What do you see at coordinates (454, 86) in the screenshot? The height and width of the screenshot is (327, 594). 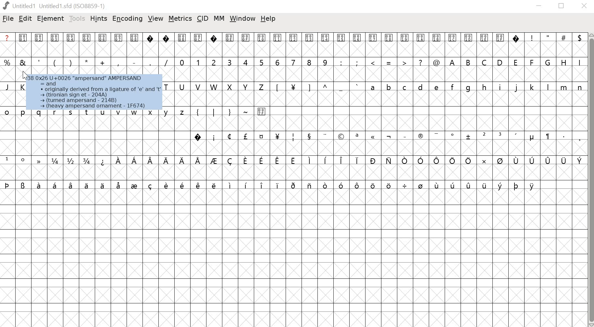 I see `f` at bounding box center [454, 86].